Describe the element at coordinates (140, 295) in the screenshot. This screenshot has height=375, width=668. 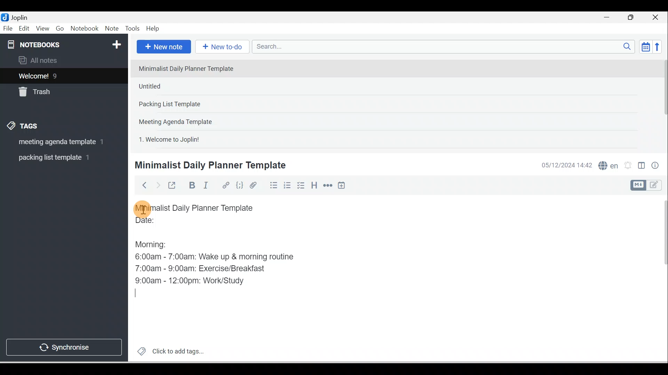
I see `Cursor` at that location.